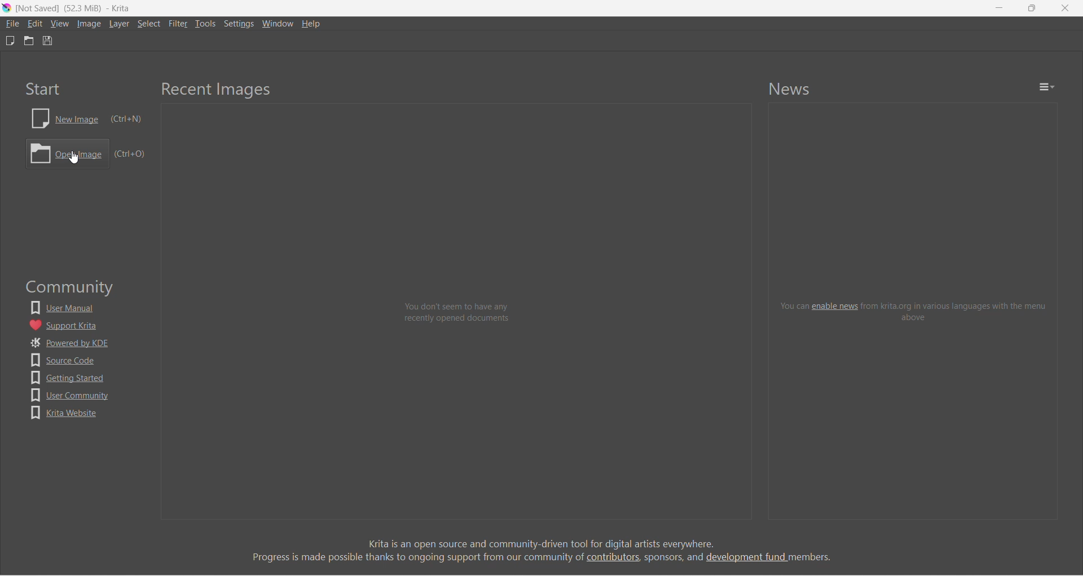 The height and width of the screenshot is (576, 1083). Describe the element at coordinates (35, 24) in the screenshot. I see `edit` at that location.